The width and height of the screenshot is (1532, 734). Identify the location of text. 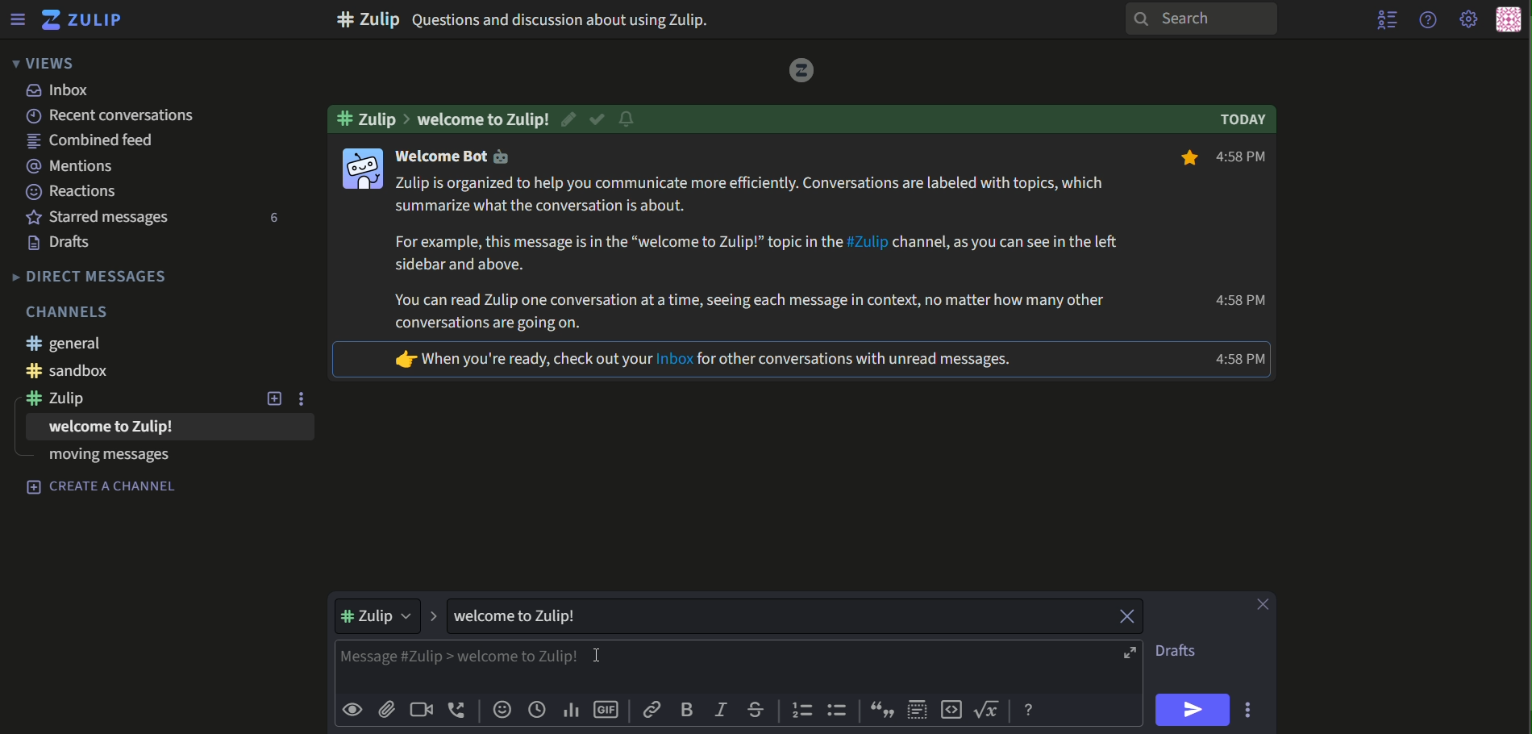
(531, 19).